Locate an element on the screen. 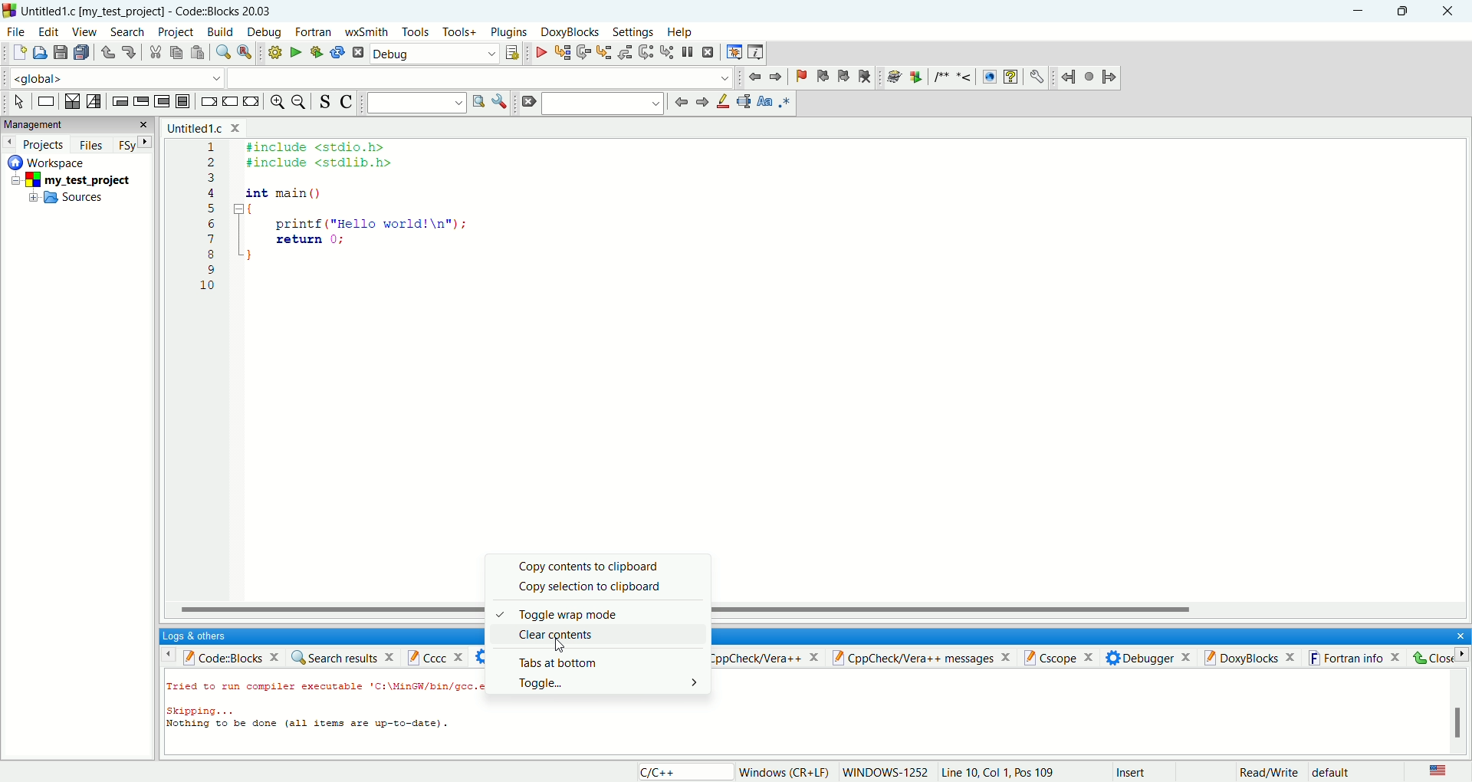 The image size is (1472, 782). paste is located at coordinates (196, 52).